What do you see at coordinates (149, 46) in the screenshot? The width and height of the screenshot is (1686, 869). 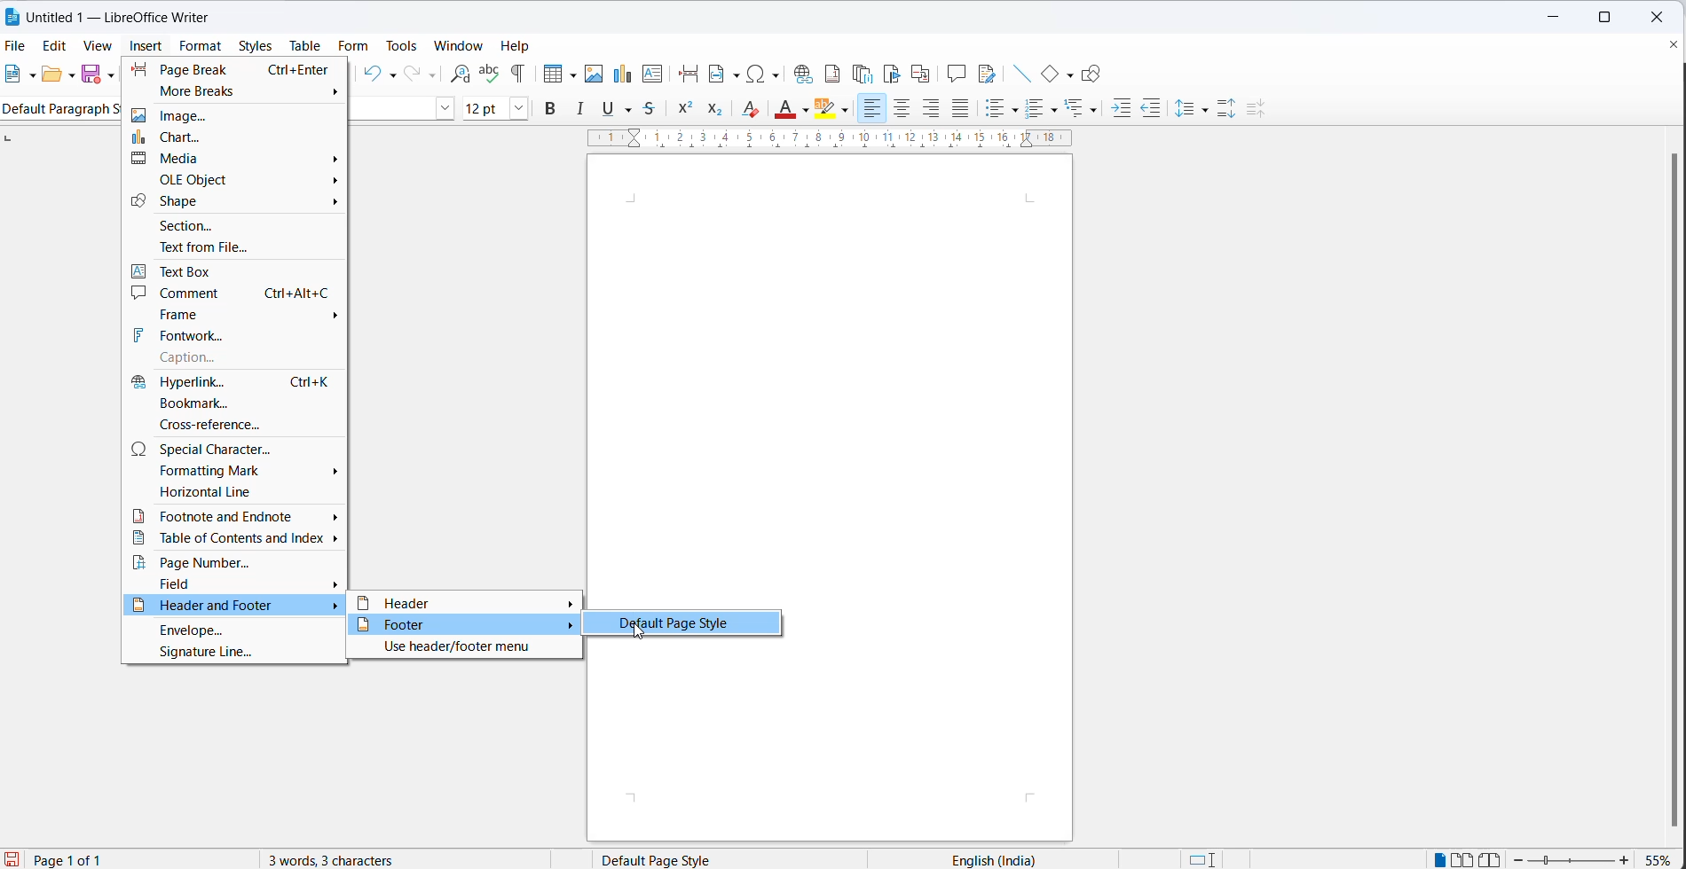 I see `insert` at bounding box center [149, 46].